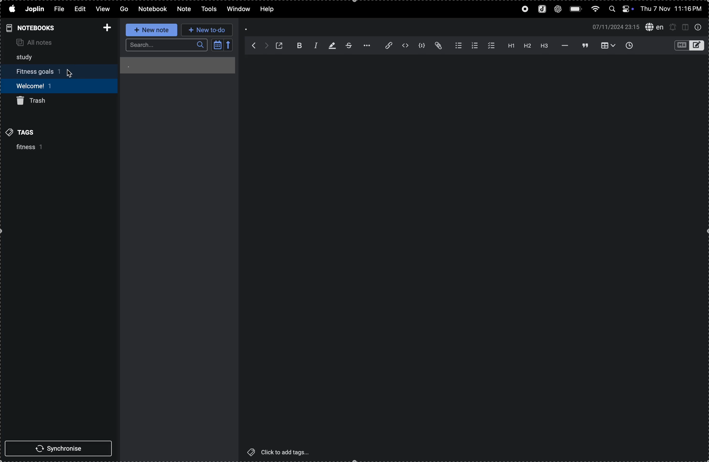  What do you see at coordinates (623, 9) in the screenshot?
I see `apple widgets` at bounding box center [623, 9].